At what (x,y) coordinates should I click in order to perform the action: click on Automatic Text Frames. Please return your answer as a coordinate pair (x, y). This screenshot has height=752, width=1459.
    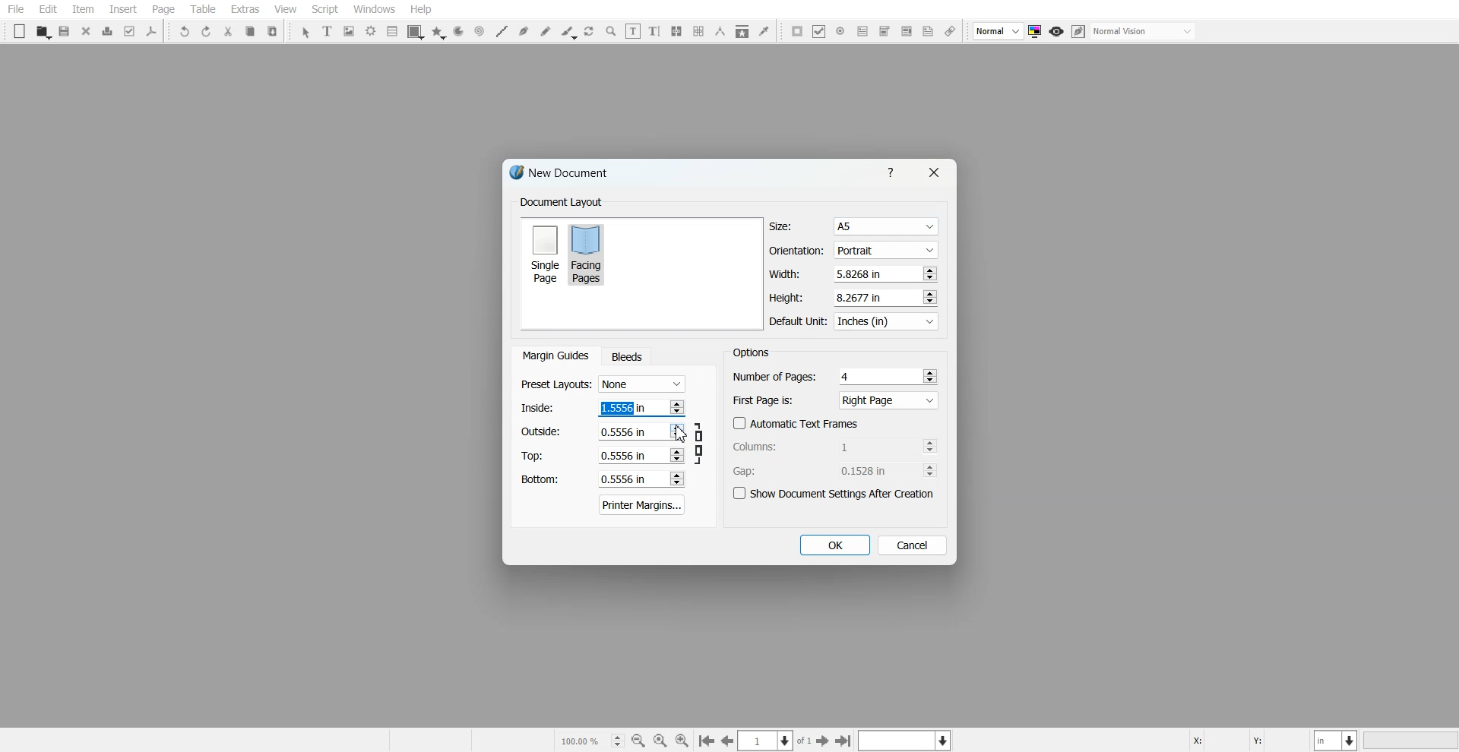
    Looking at the image, I should click on (796, 423).